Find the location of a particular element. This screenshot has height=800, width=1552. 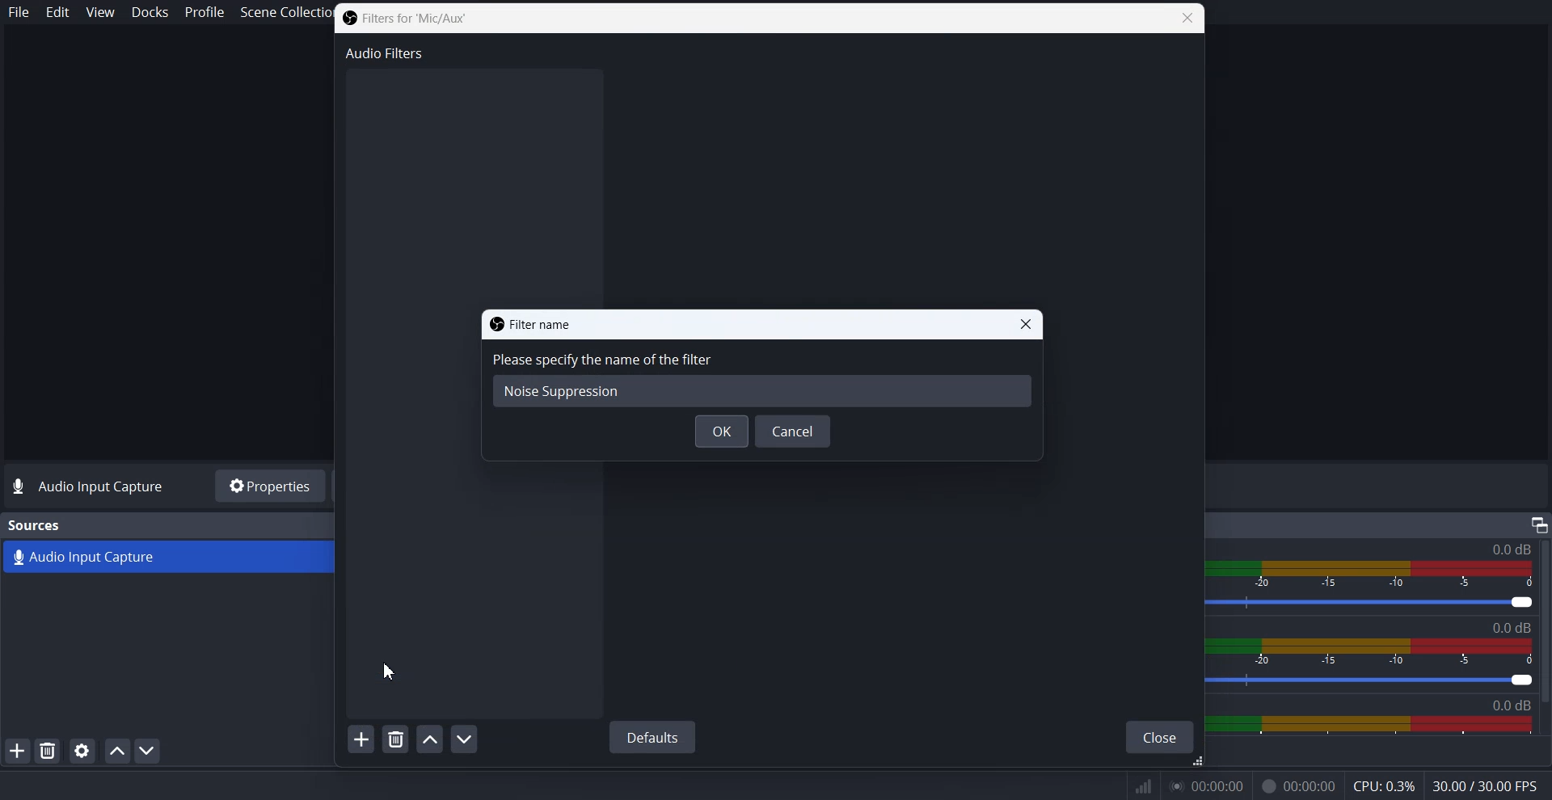

Sound Panel is located at coordinates (1372, 726).